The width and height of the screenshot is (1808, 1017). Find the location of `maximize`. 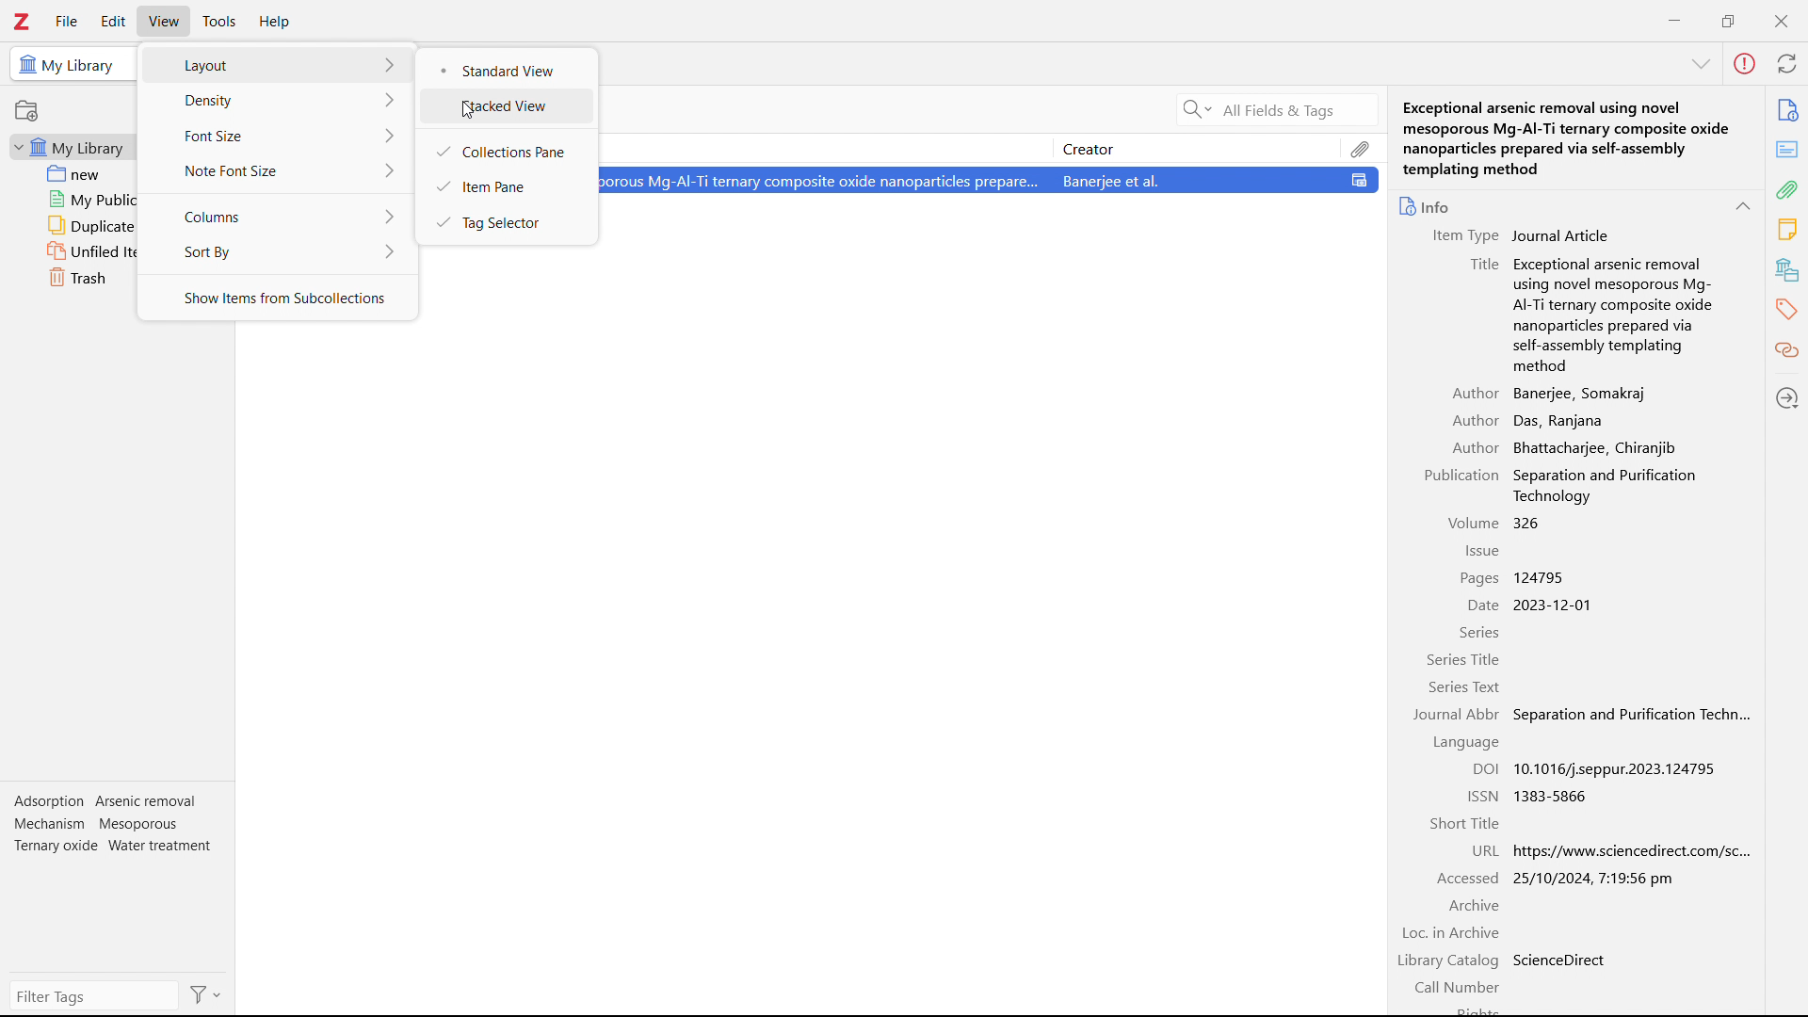

maximize is located at coordinates (1728, 19).